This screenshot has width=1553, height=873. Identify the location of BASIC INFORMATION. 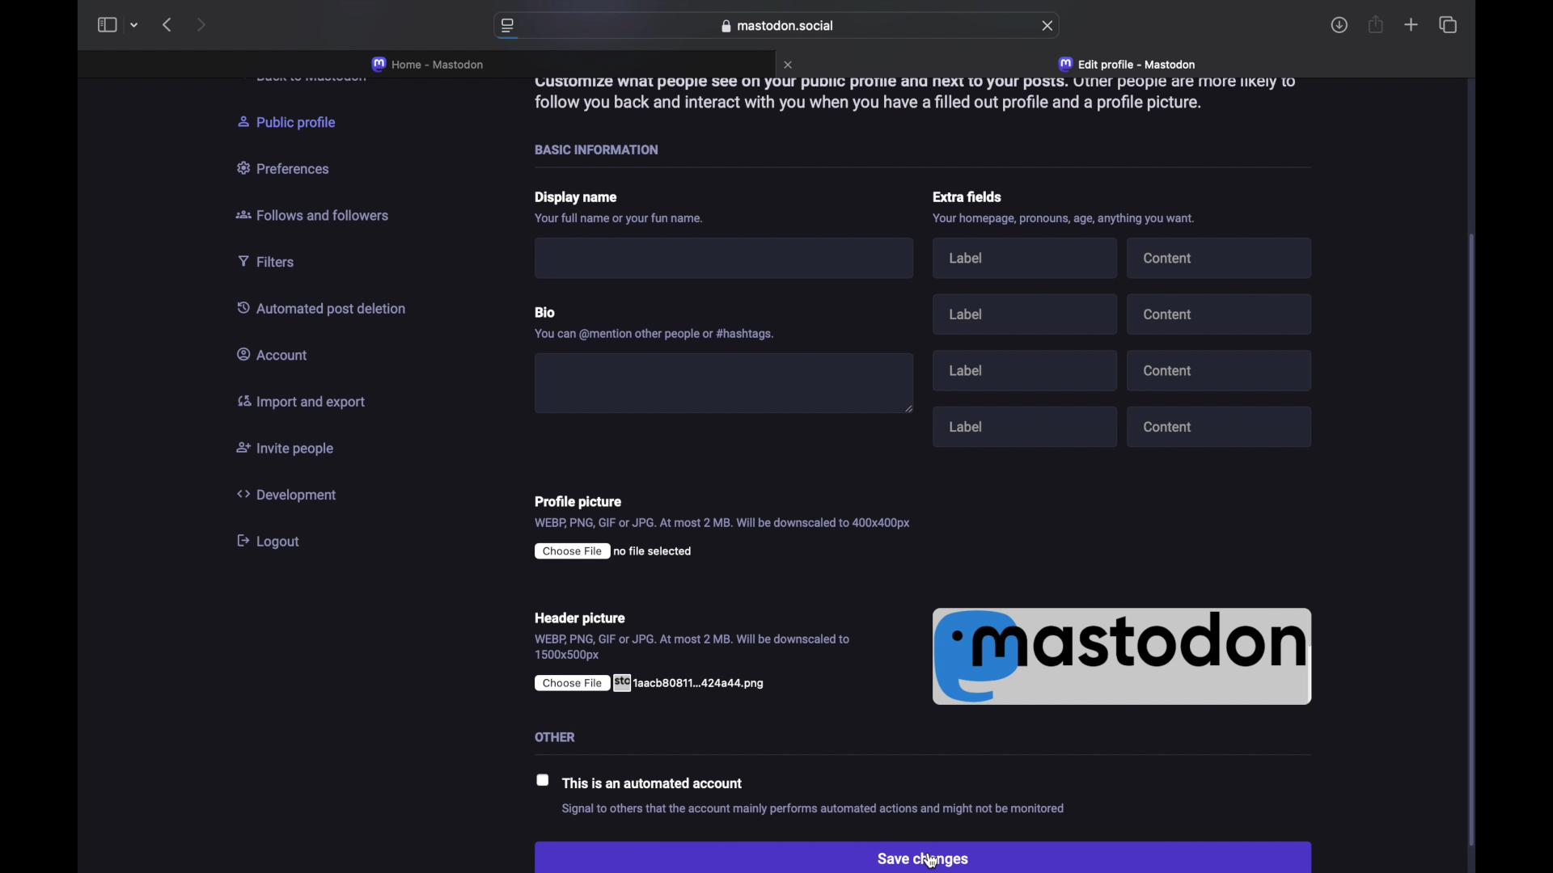
(597, 149).